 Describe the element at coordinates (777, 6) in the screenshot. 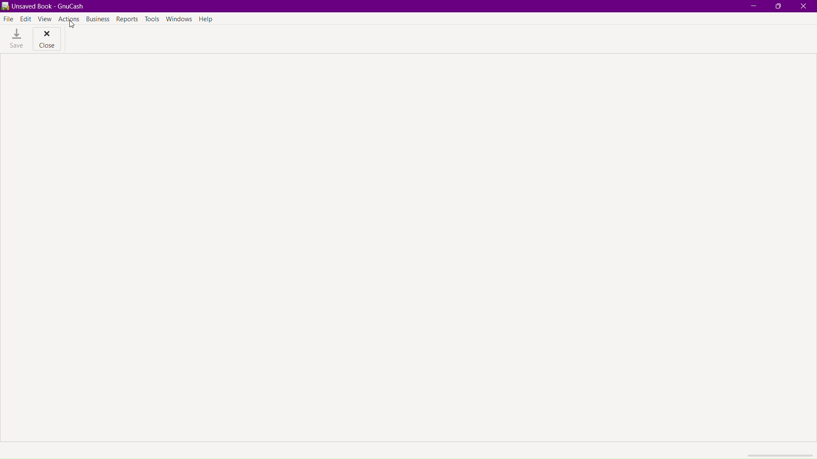

I see `Maximize` at that location.